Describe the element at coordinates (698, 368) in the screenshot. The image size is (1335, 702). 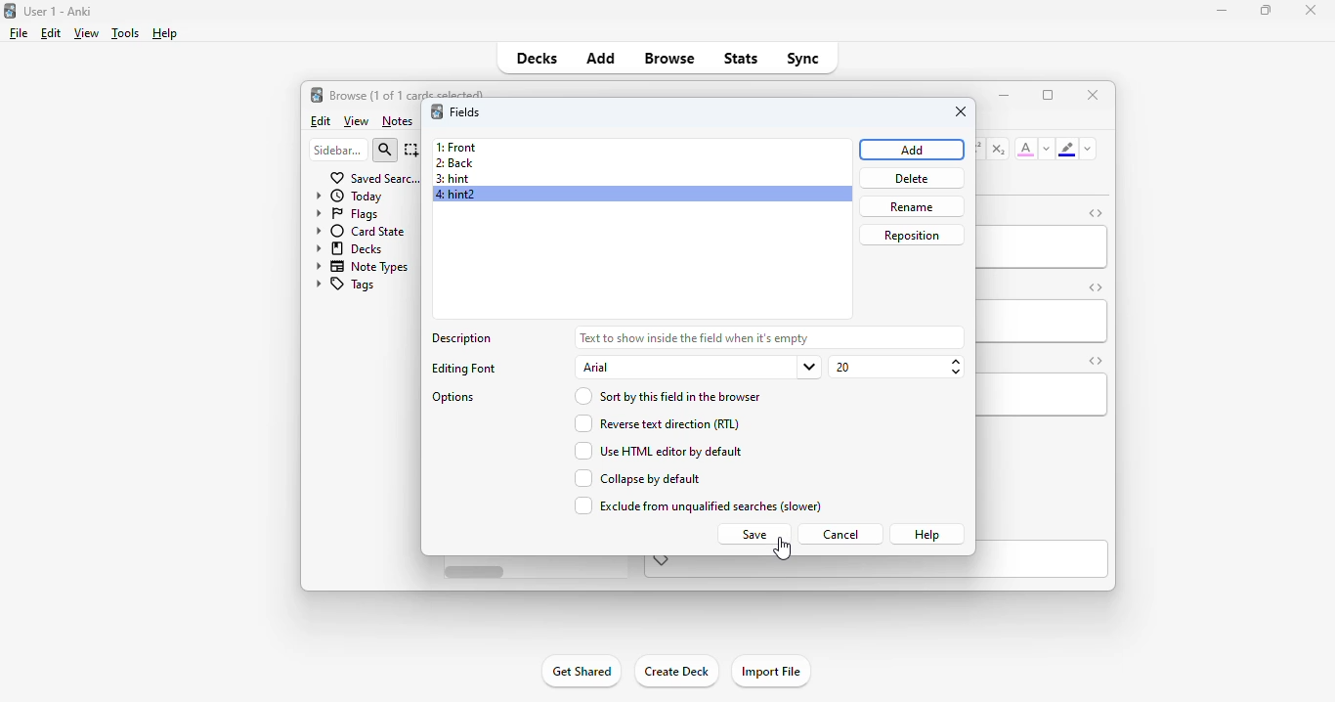
I see `arial` at that location.